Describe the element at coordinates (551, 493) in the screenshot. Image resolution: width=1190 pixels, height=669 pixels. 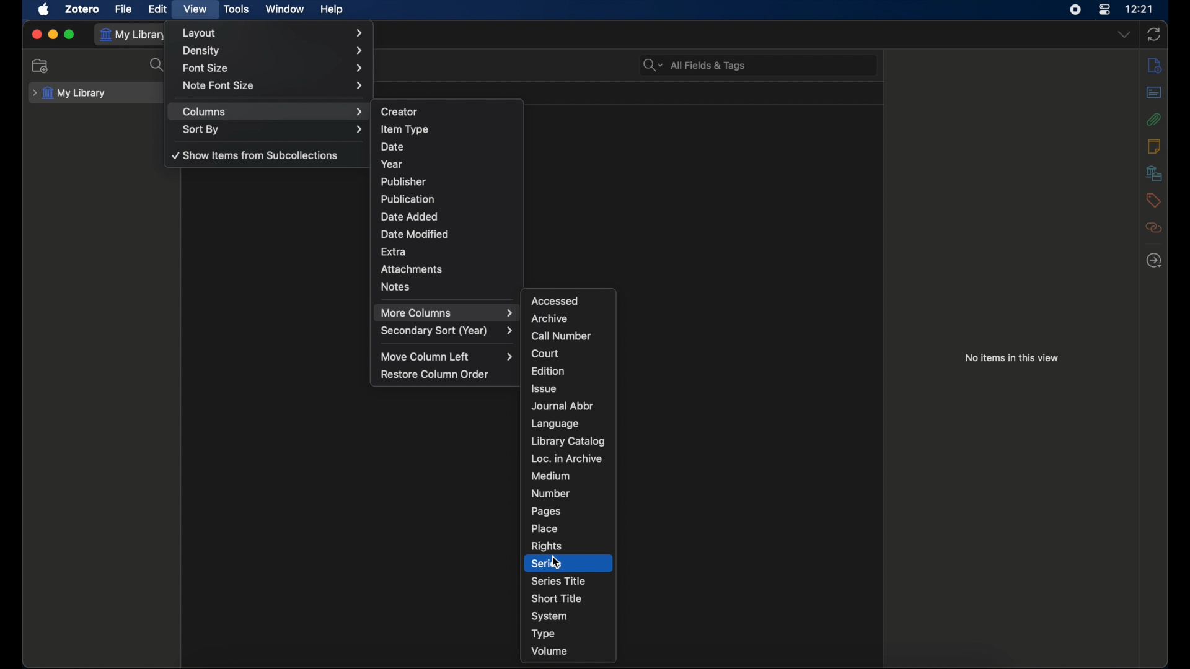
I see `number` at that location.